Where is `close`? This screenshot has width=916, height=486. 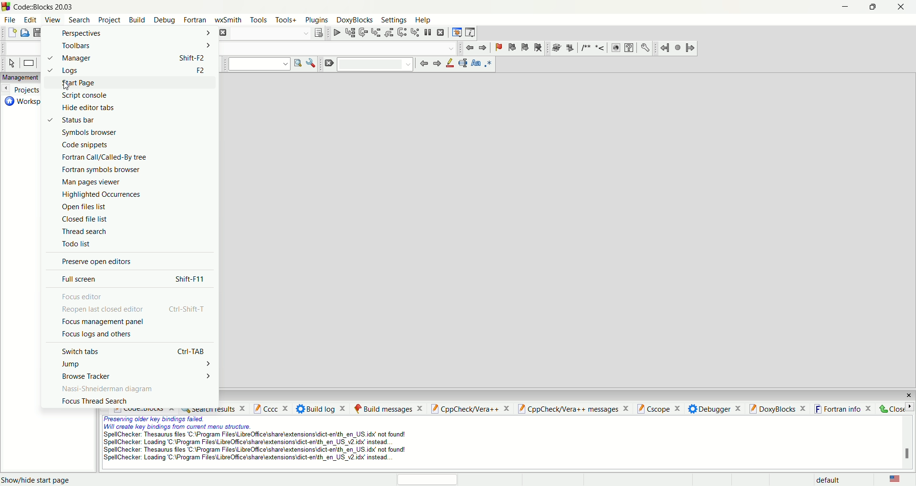 close is located at coordinates (896, 408).